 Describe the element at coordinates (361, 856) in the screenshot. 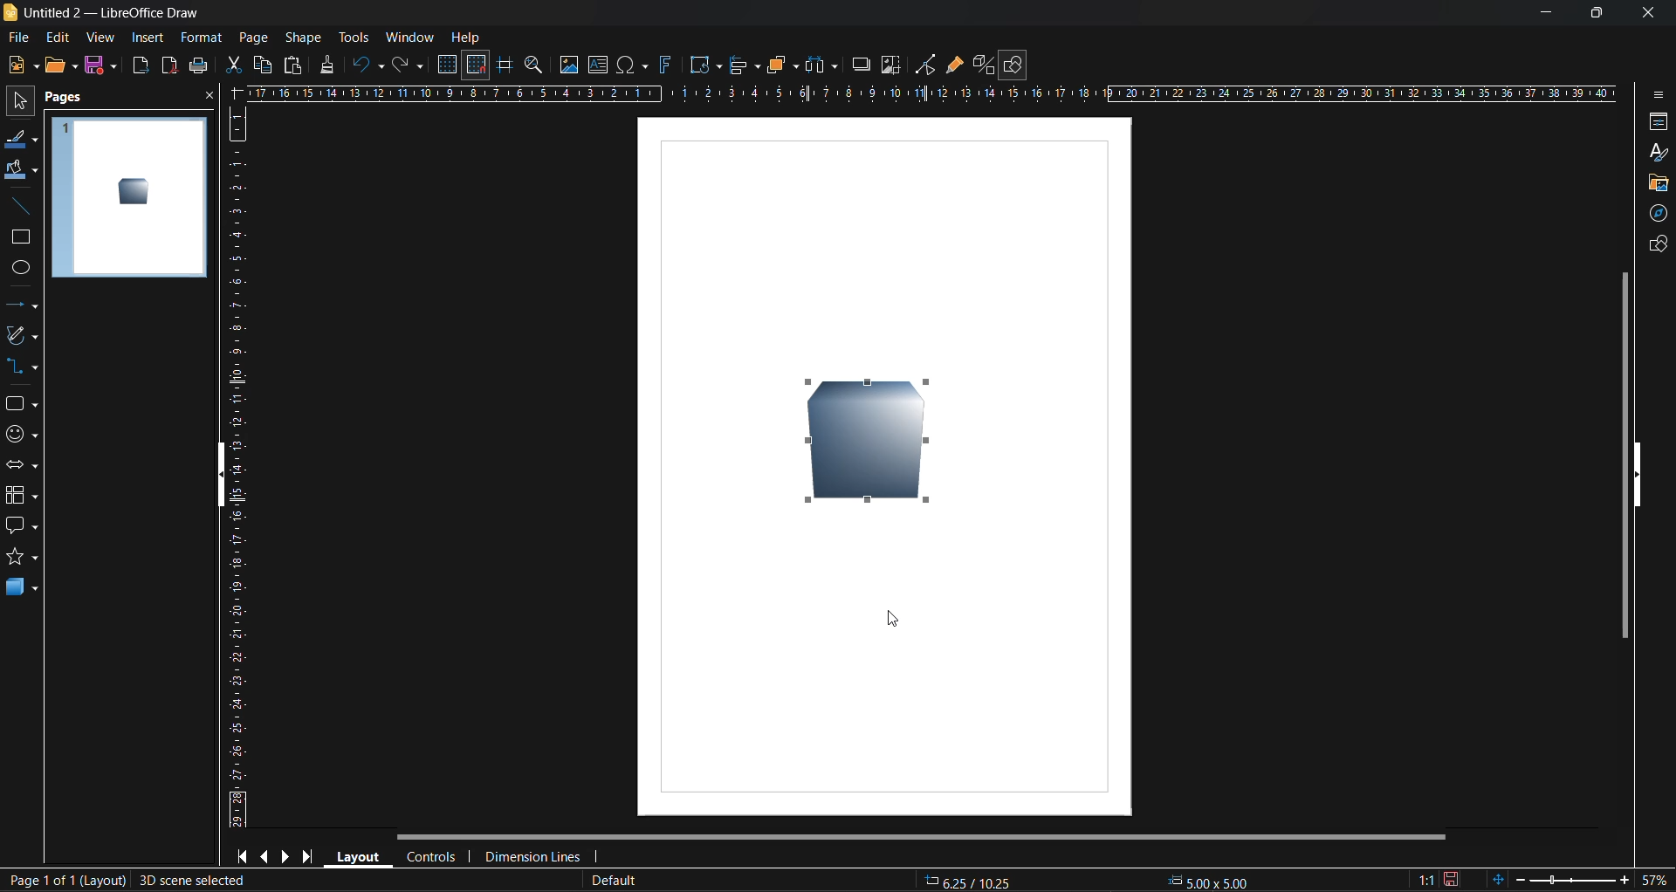

I see `layout` at that location.